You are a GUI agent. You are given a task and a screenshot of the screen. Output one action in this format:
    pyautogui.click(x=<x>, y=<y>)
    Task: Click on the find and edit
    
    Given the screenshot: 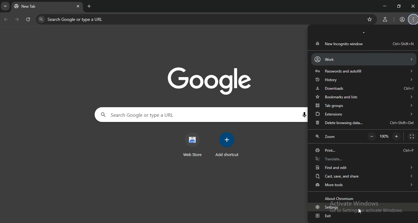 What is the action you would take?
    pyautogui.click(x=363, y=167)
    